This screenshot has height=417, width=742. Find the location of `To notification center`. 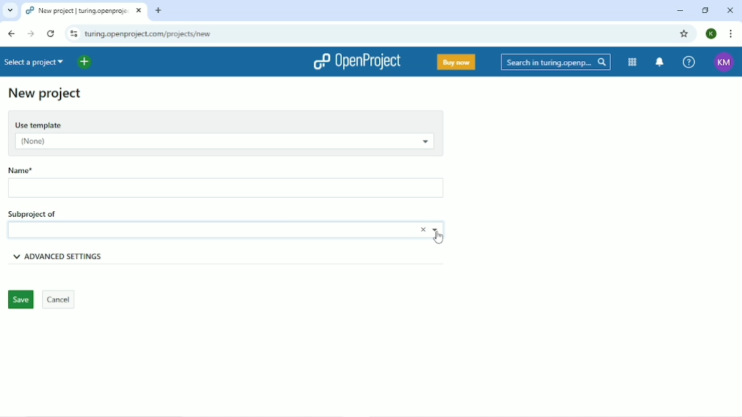

To notification center is located at coordinates (660, 62).